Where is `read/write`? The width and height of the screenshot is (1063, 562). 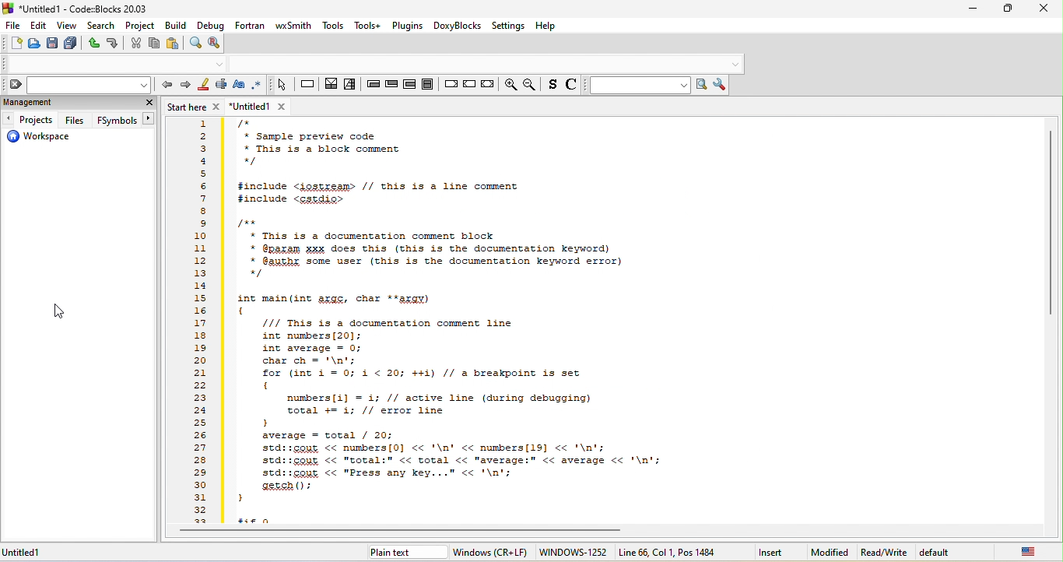
read/write is located at coordinates (884, 553).